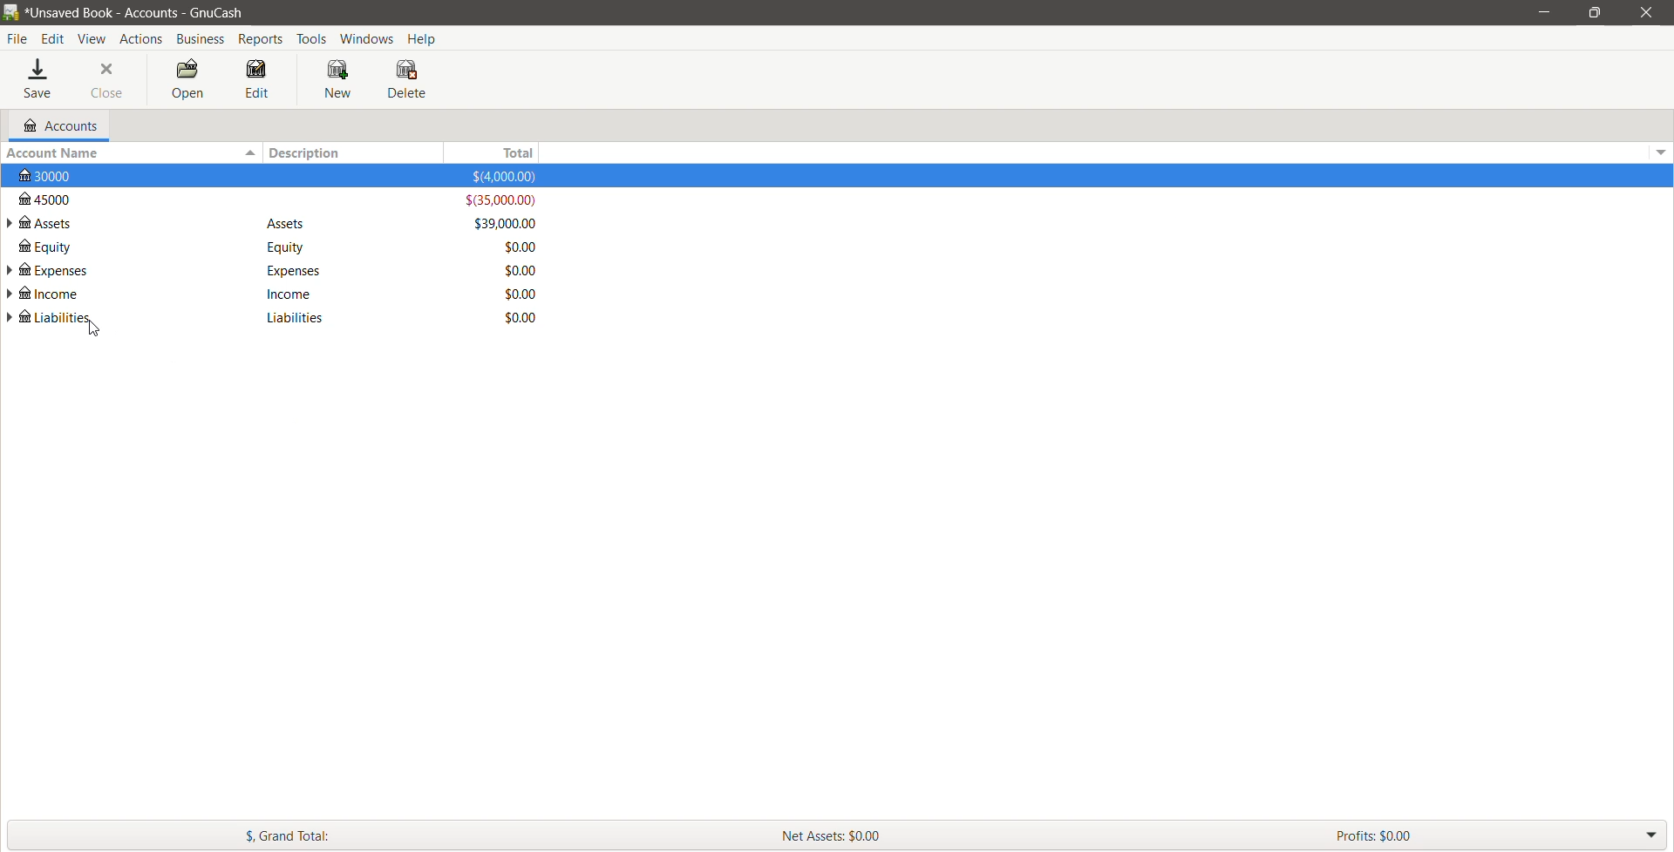 Image resolution: width=1674 pixels, height=852 pixels. Describe the element at coordinates (139, 38) in the screenshot. I see `Accounts` at that location.